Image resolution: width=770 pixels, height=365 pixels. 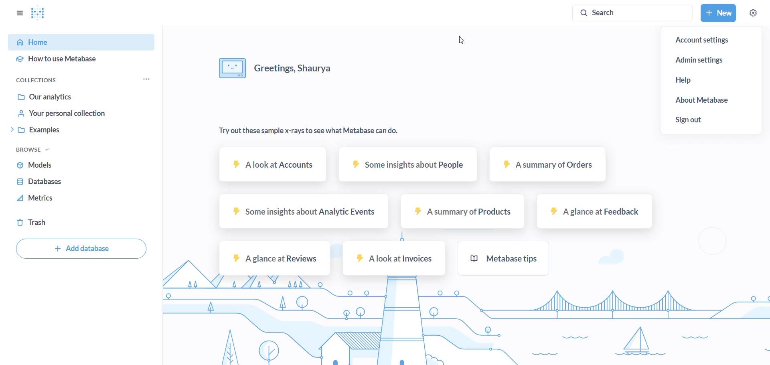 What do you see at coordinates (706, 100) in the screenshot?
I see `about metabase ` at bounding box center [706, 100].